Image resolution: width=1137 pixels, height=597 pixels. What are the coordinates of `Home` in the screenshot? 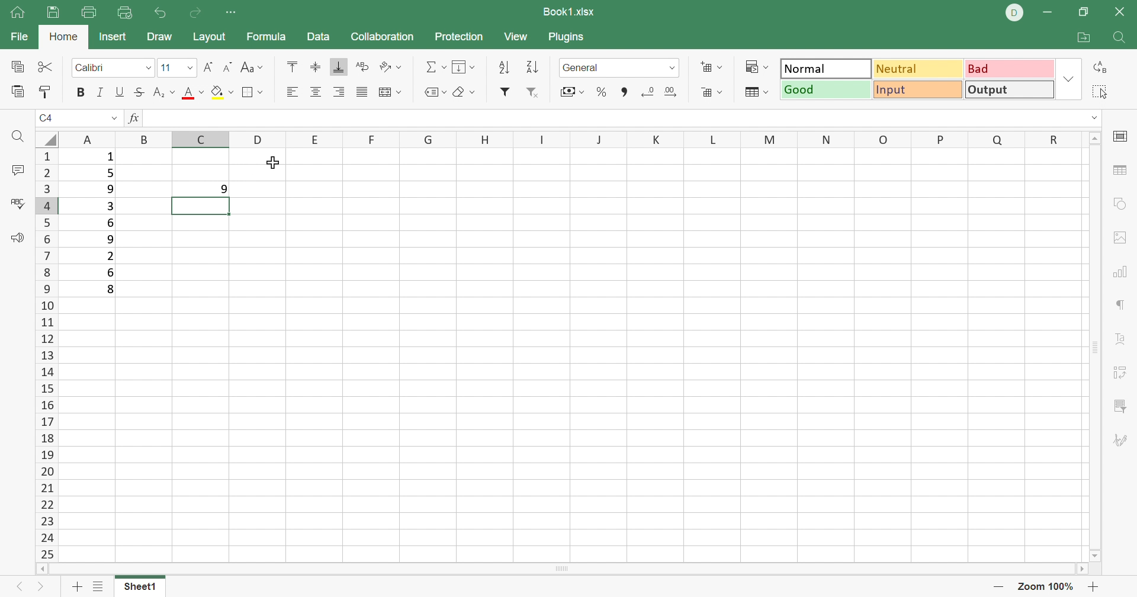 It's located at (18, 13).